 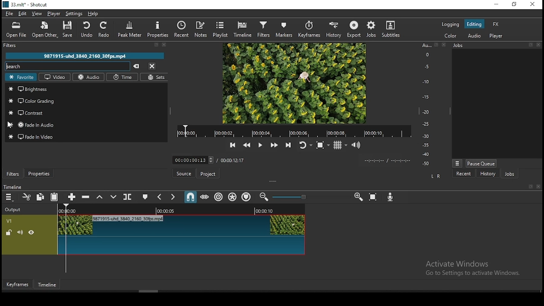 What do you see at coordinates (68, 66) in the screenshot?
I see `search filters` at bounding box center [68, 66].